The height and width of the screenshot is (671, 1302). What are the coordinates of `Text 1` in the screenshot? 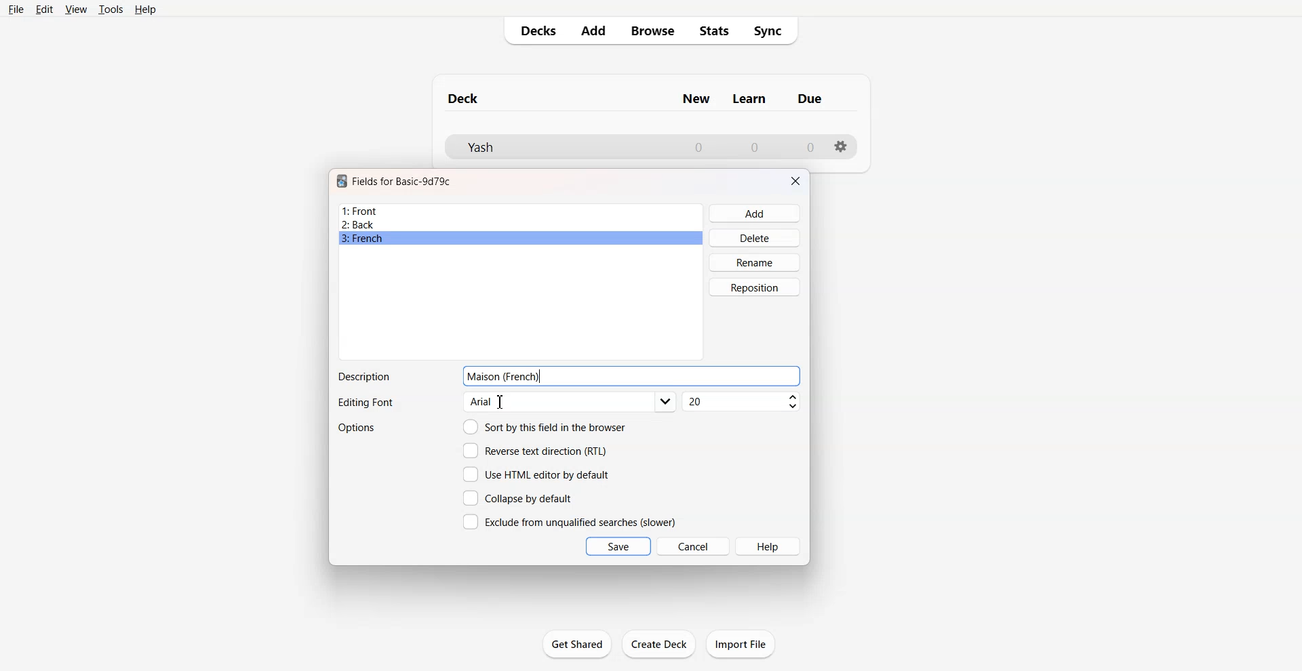 It's located at (402, 181).